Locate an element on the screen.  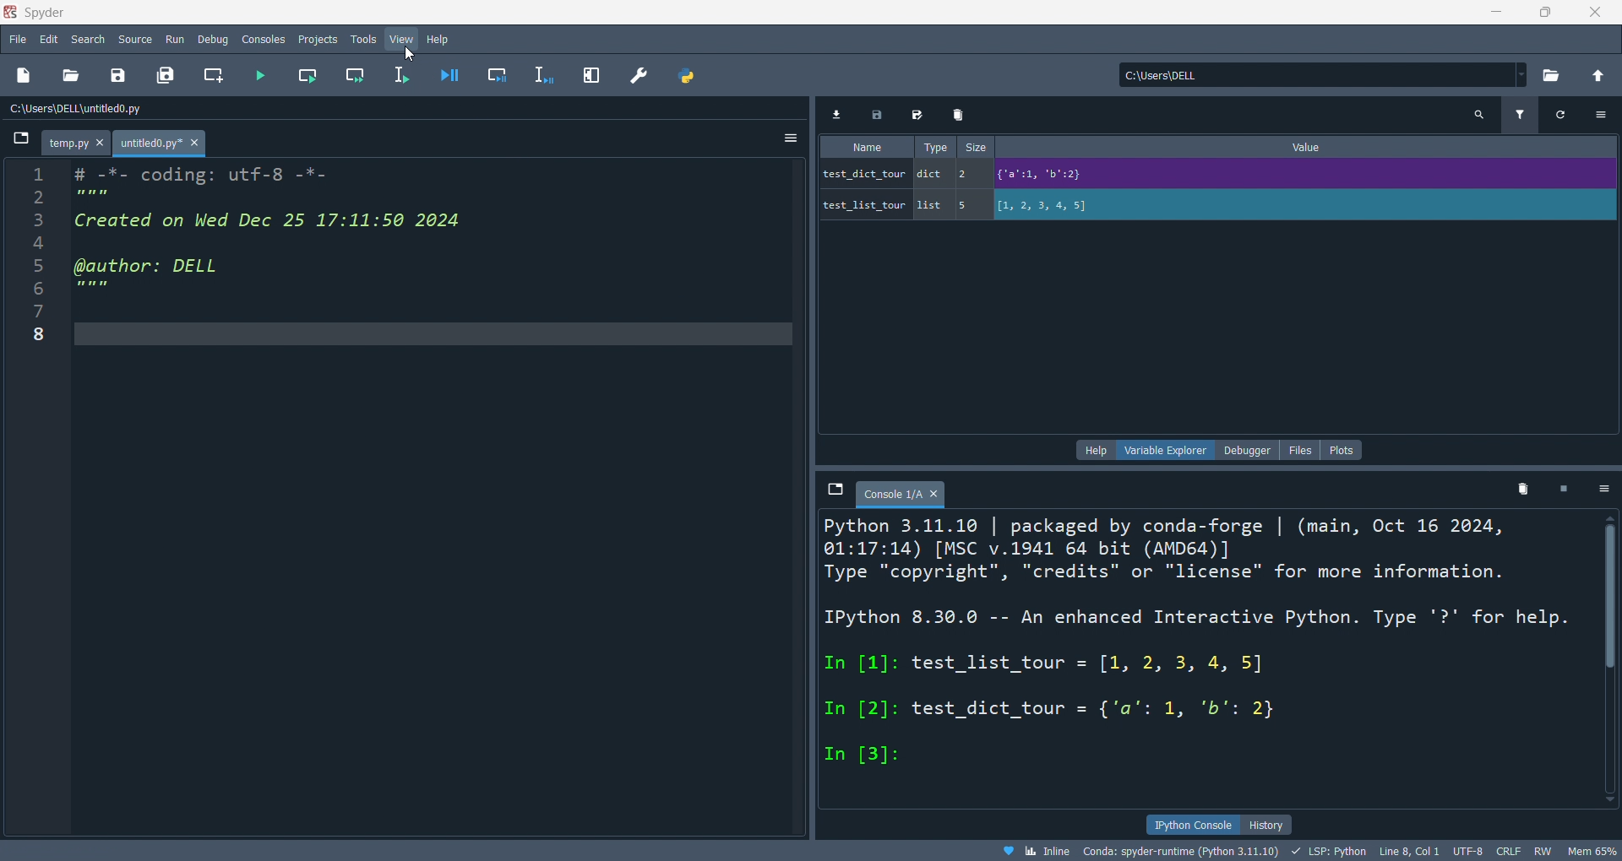
cursor is located at coordinates (408, 54).